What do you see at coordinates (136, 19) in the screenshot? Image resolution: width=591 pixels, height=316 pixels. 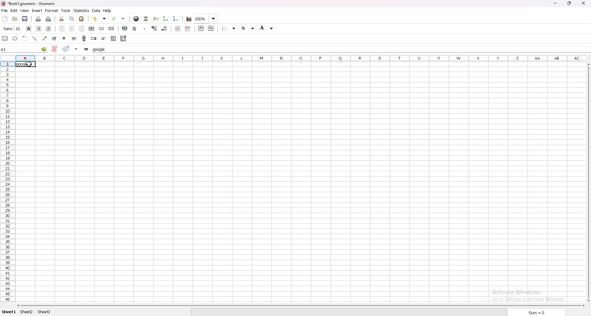 I see `hyperlink` at bounding box center [136, 19].